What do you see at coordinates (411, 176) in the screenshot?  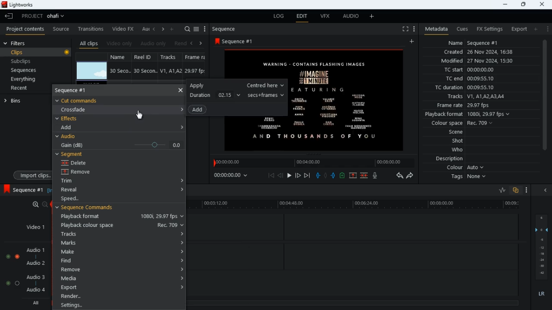 I see `forward` at bounding box center [411, 176].